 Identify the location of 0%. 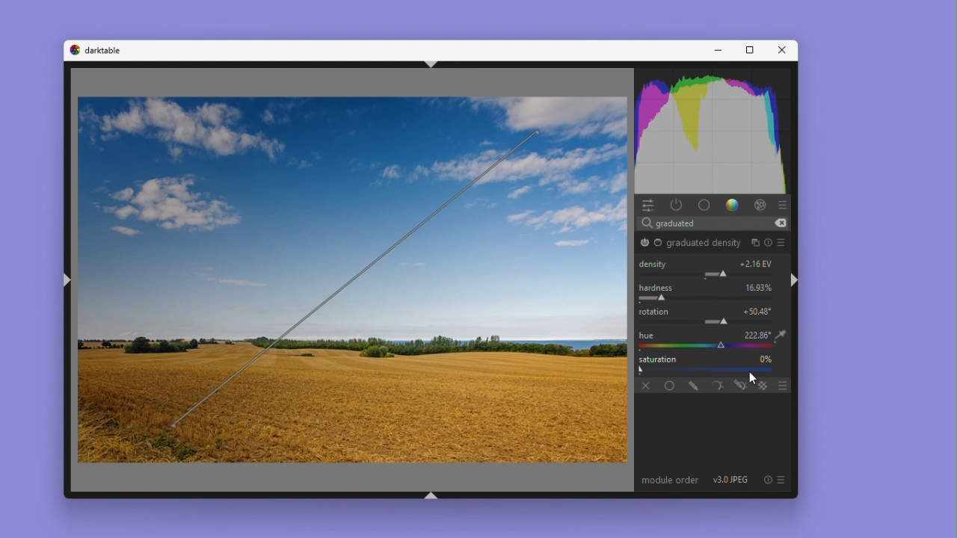
(765, 359).